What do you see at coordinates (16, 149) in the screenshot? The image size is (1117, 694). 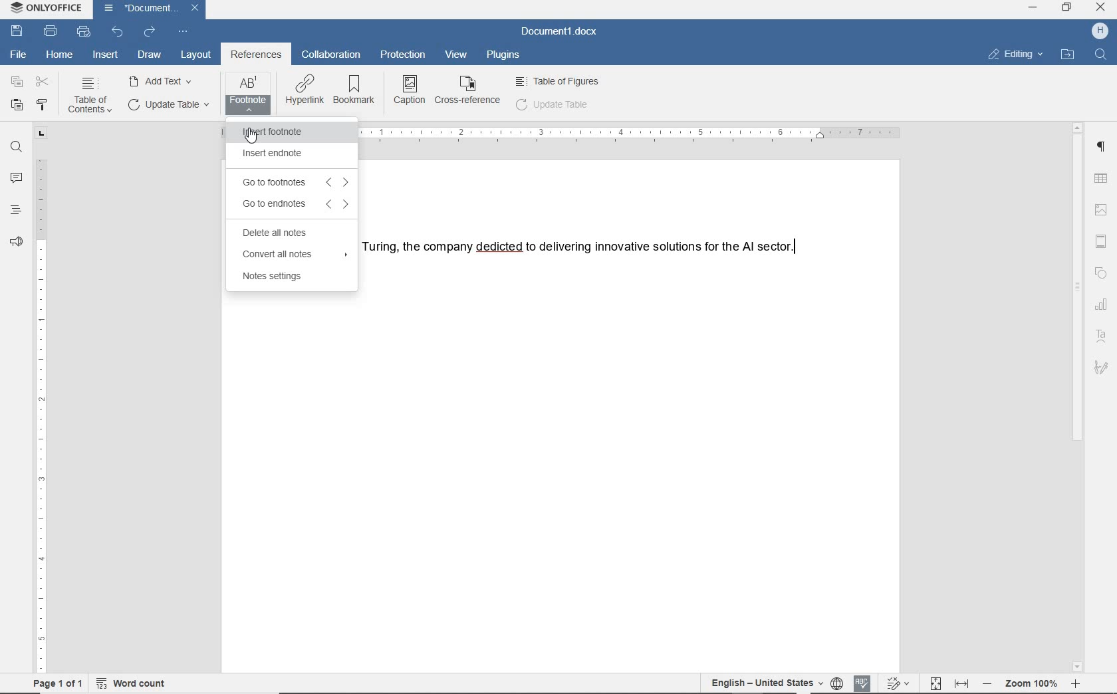 I see `find and replace` at bounding box center [16, 149].